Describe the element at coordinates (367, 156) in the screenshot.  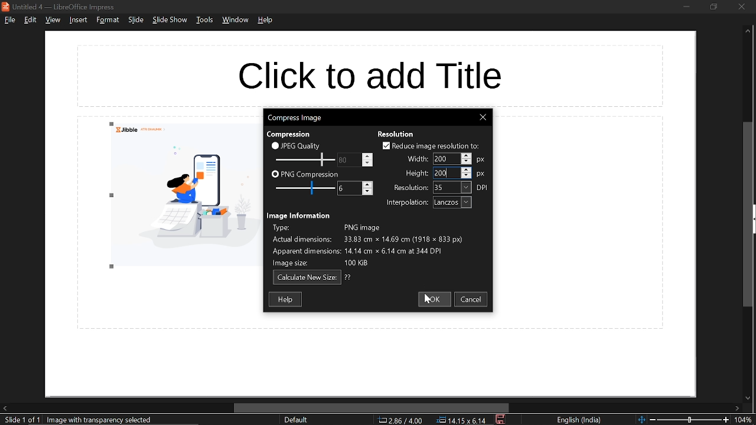
I see `increase jpeg quality` at that location.